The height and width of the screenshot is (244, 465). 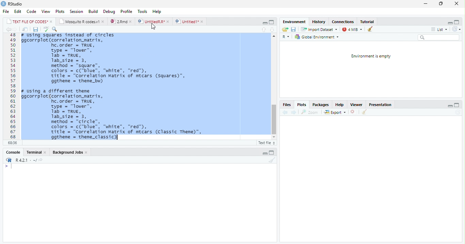 What do you see at coordinates (60, 12) in the screenshot?
I see `Plots` at bounding box center [60, 12].